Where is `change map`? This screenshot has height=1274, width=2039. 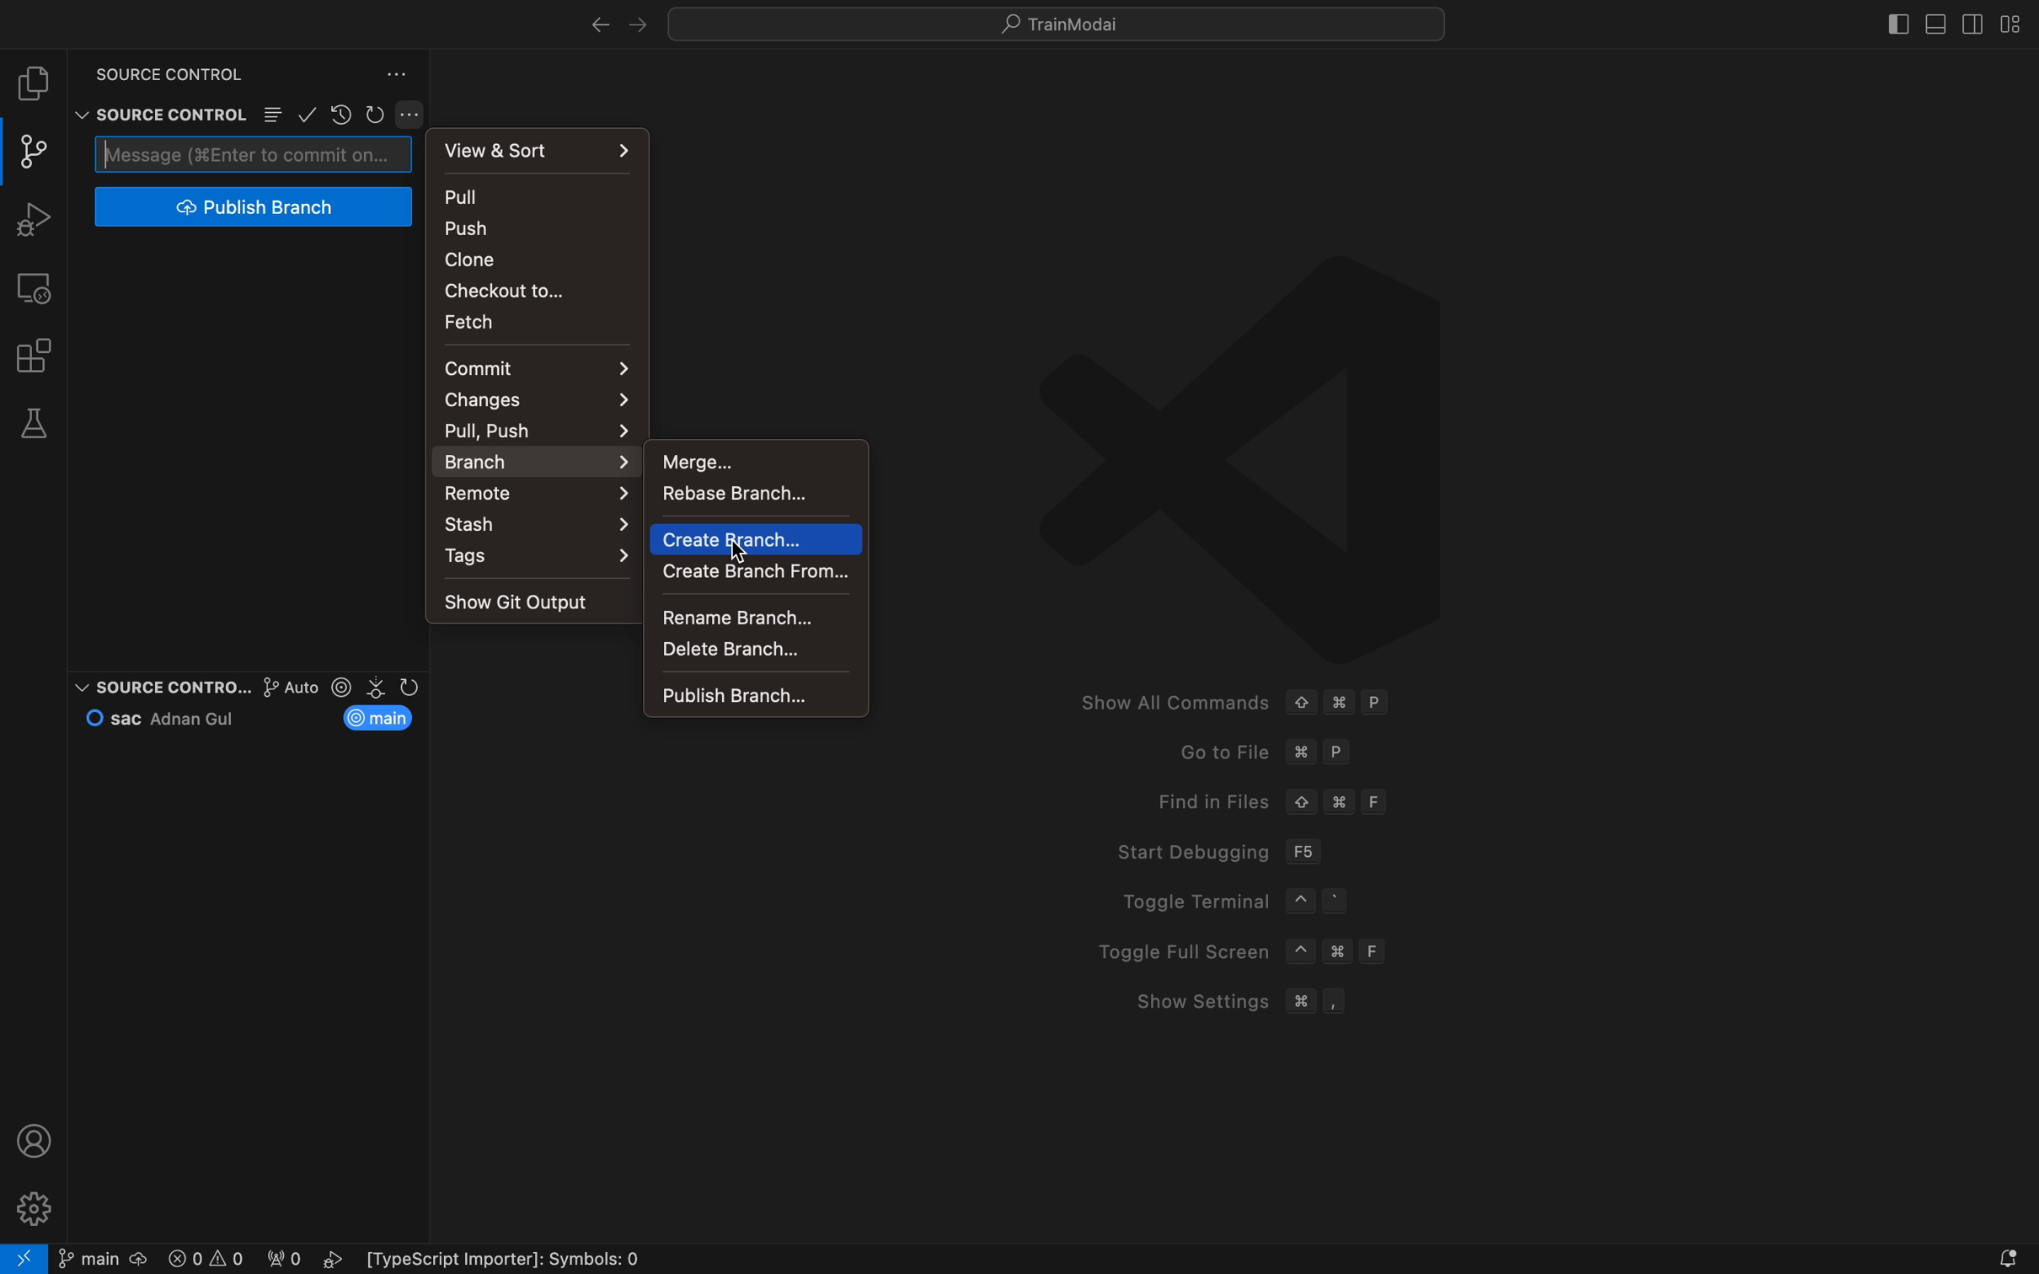
change map is located at coordinates (539, 400).